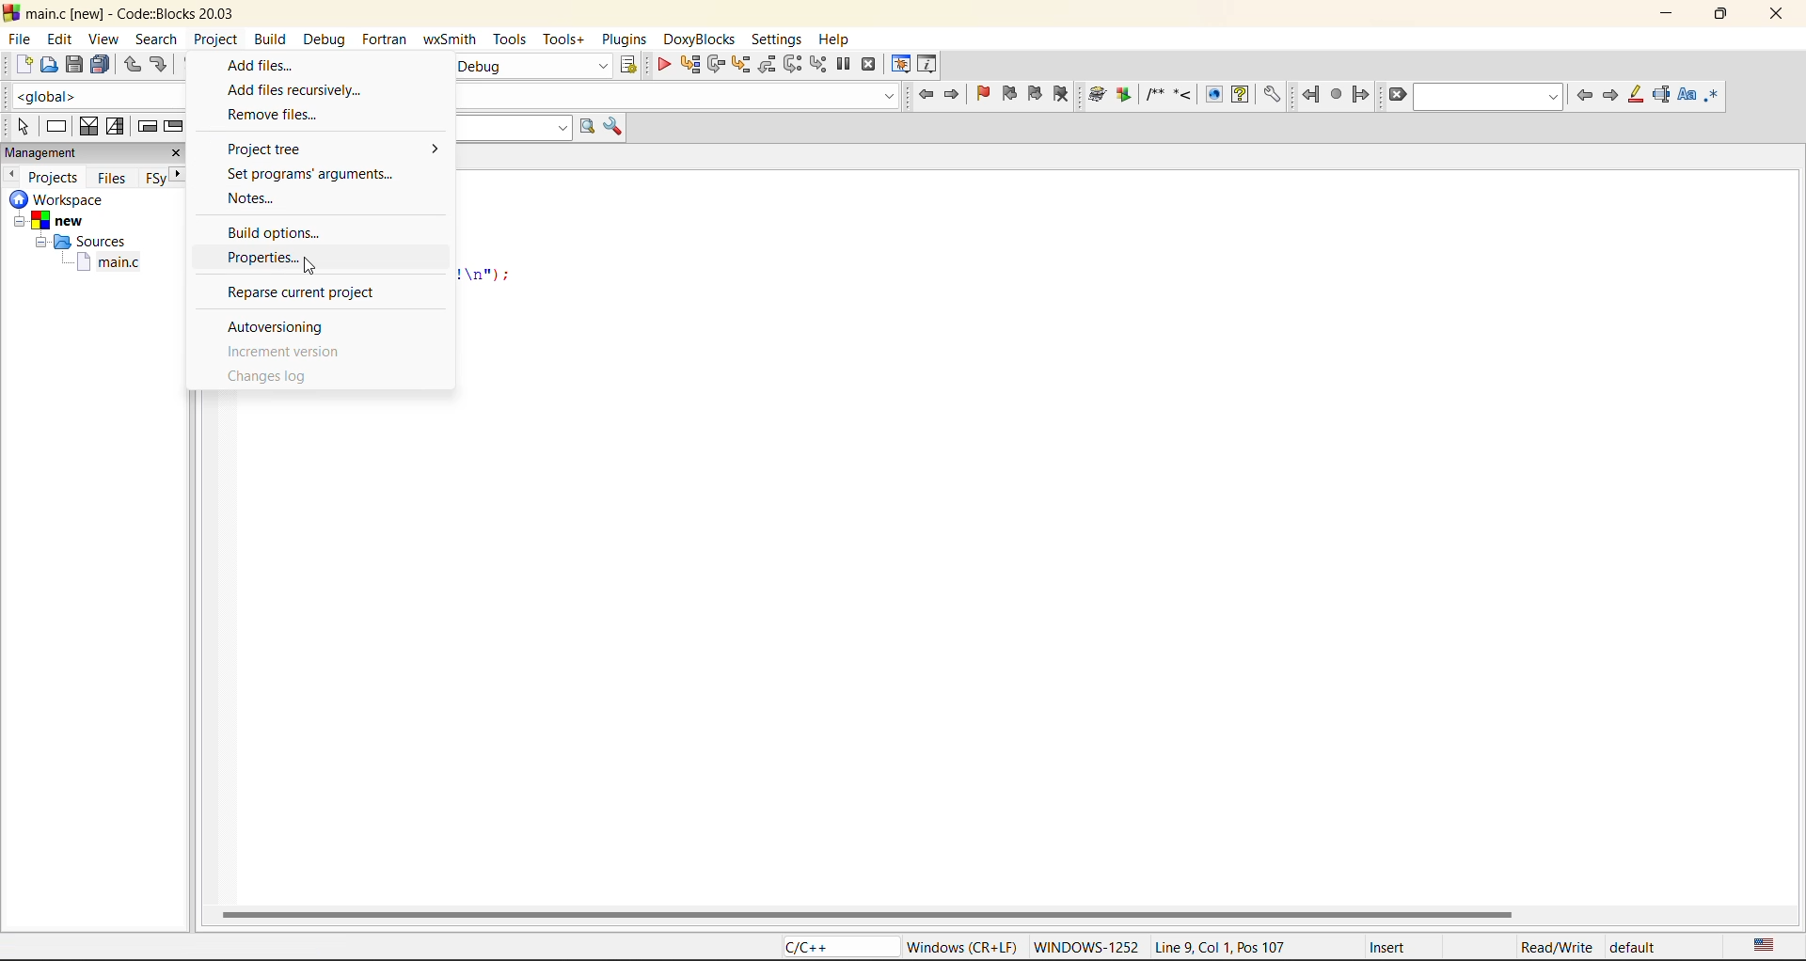  Describe the element at coordinates (1725, 17) in the screenshot. I see `maximize` at that location.